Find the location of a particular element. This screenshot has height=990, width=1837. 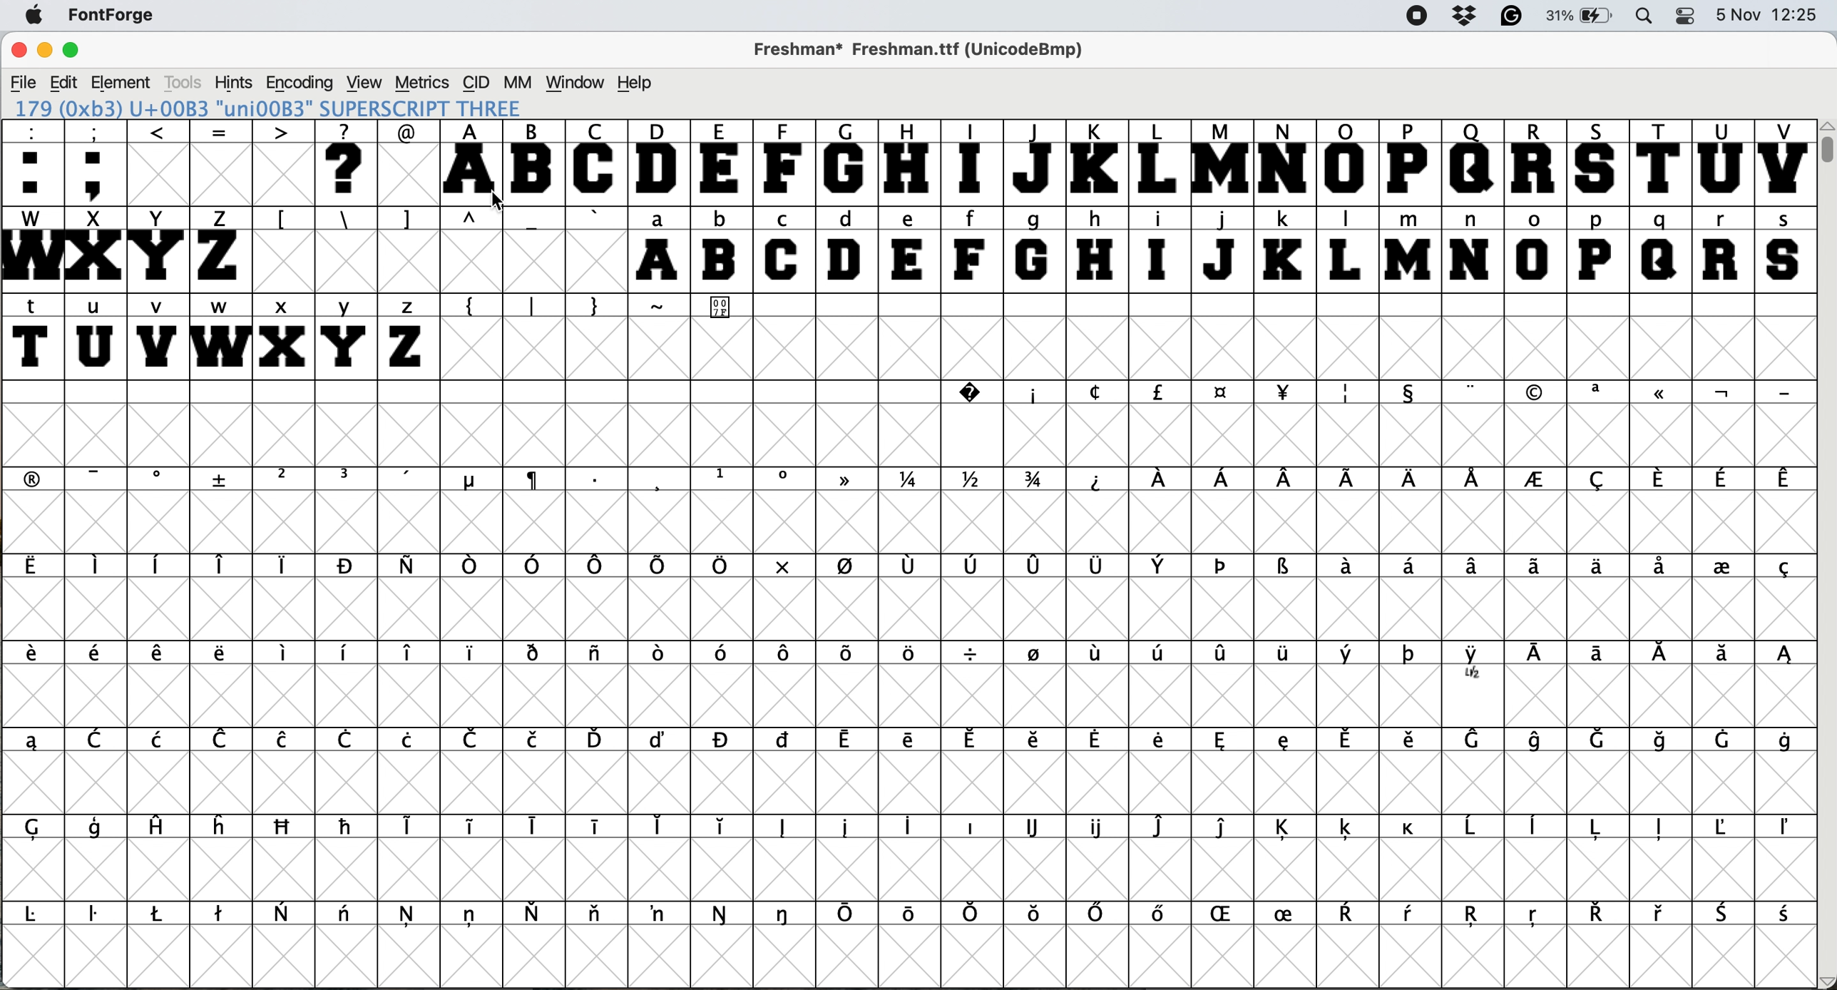

symbol is located at coordinates (408, 479).